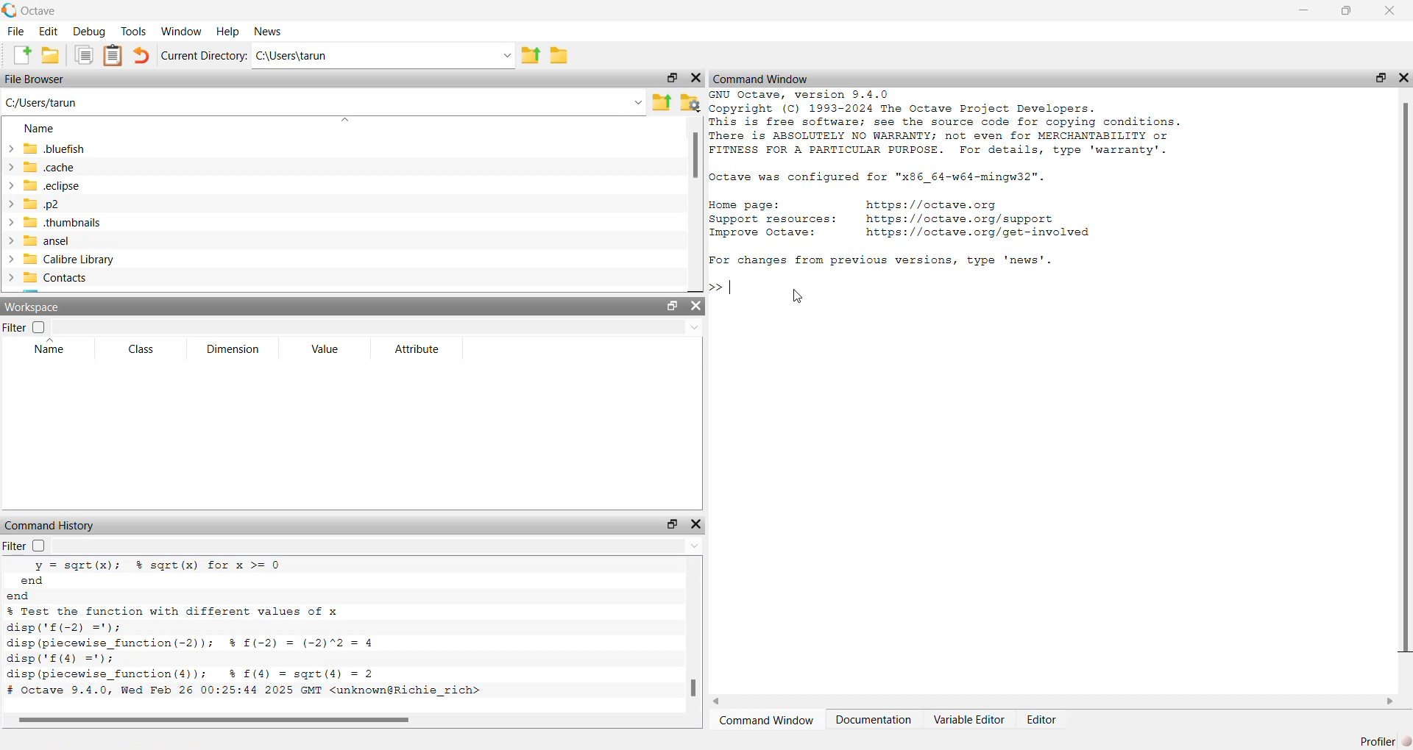 This screenshot has height=750, width=1413. Describe the element at coordinates (54, 223) in the screenshot. I see `>  thumbnails` at that location.